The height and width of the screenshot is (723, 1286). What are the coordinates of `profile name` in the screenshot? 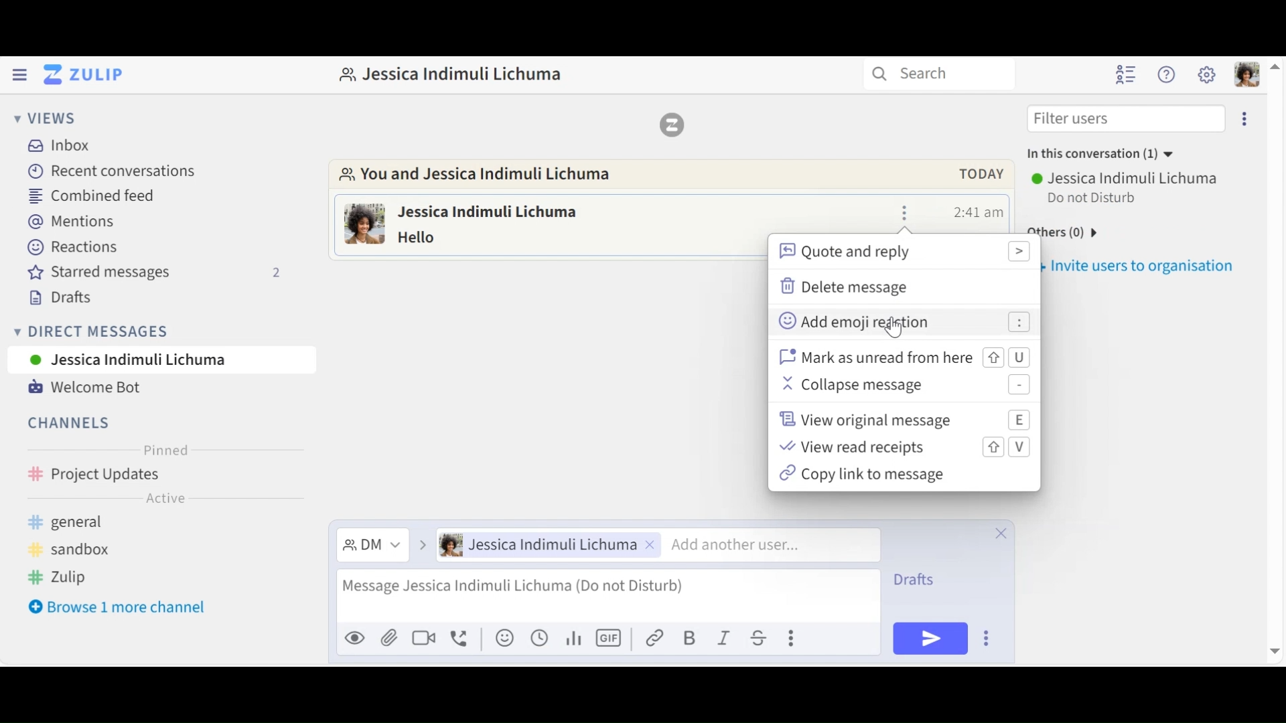 It's located at (450, 73).